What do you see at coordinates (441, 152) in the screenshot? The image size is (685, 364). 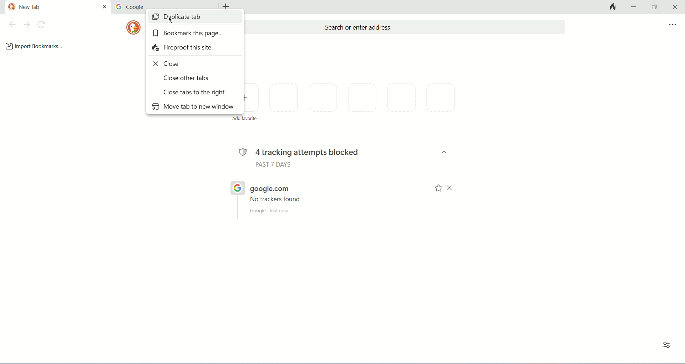 I see `dropdown` at bounding box center [441, 152].